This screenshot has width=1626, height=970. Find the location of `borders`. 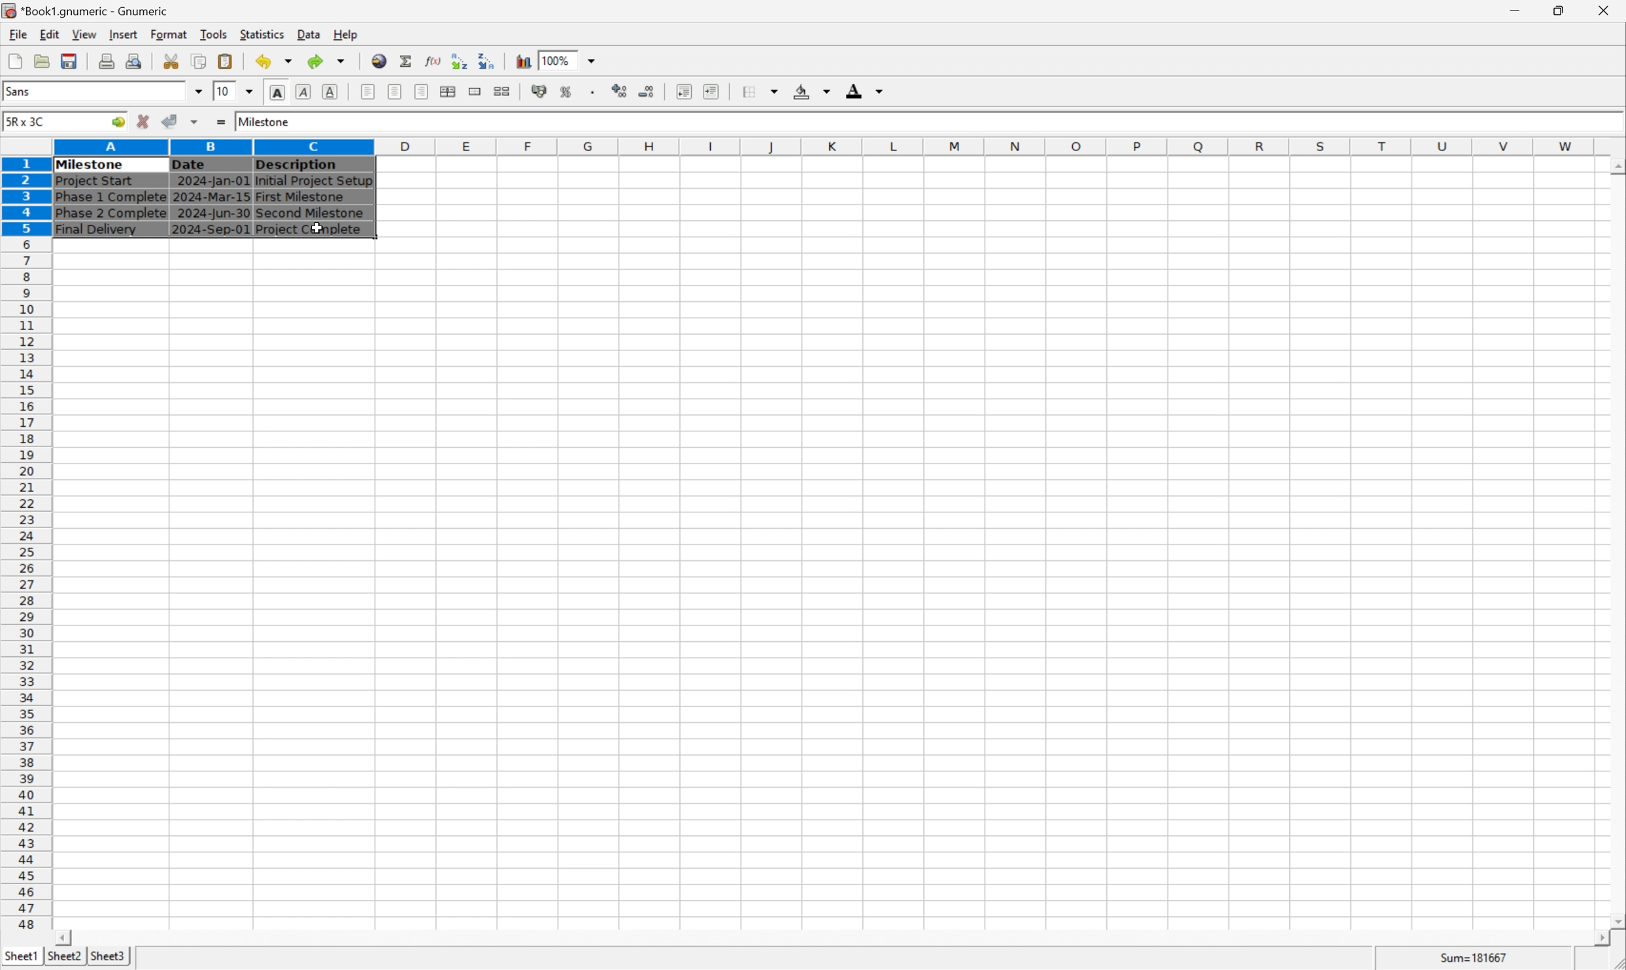

borders is located at coordinates (766, 91).